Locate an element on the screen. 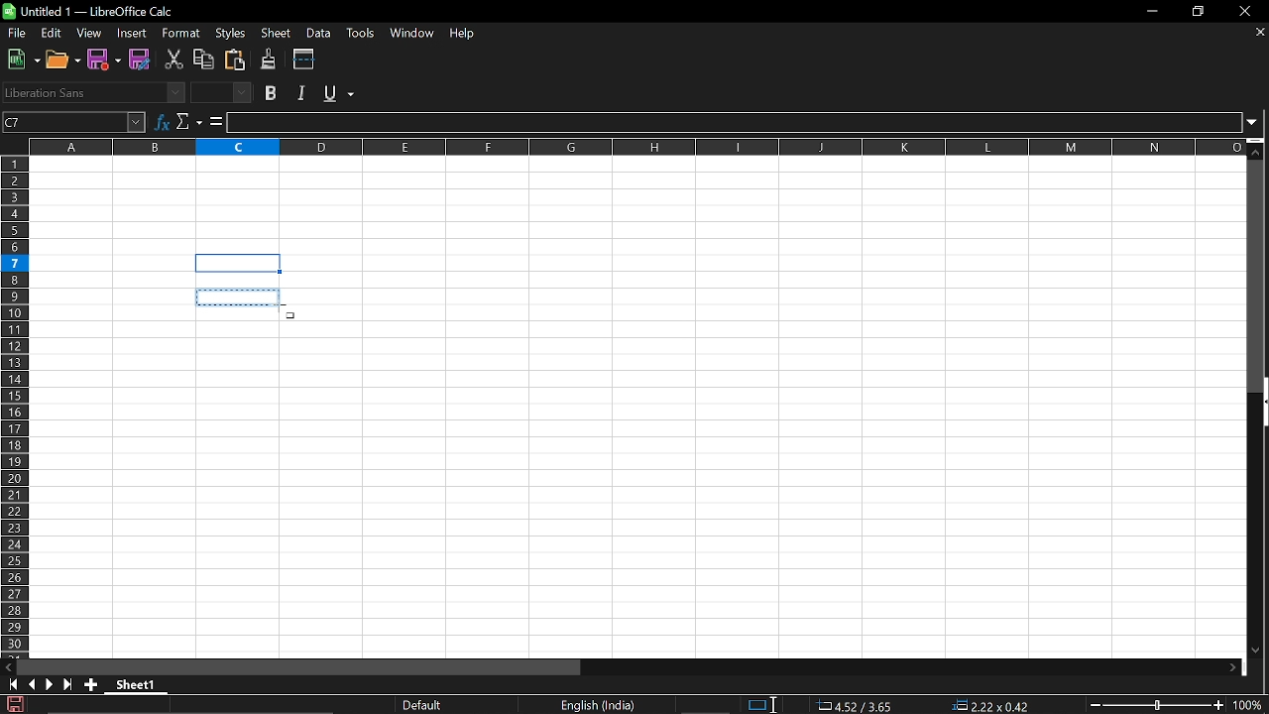  Move right is located at coordinates (1232, 668).